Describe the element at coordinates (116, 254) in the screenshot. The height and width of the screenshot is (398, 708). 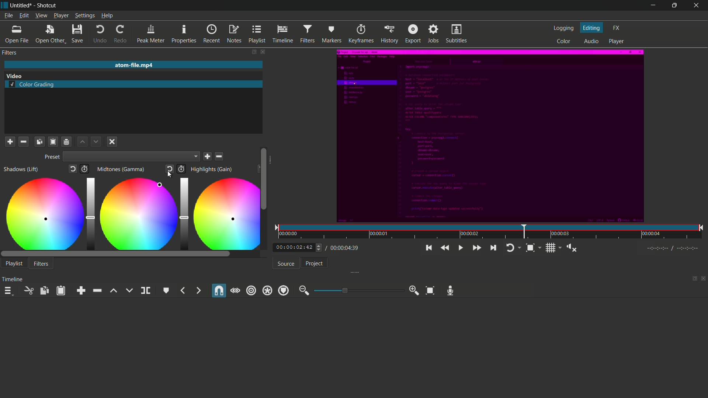
I see `Scroller` at that location.